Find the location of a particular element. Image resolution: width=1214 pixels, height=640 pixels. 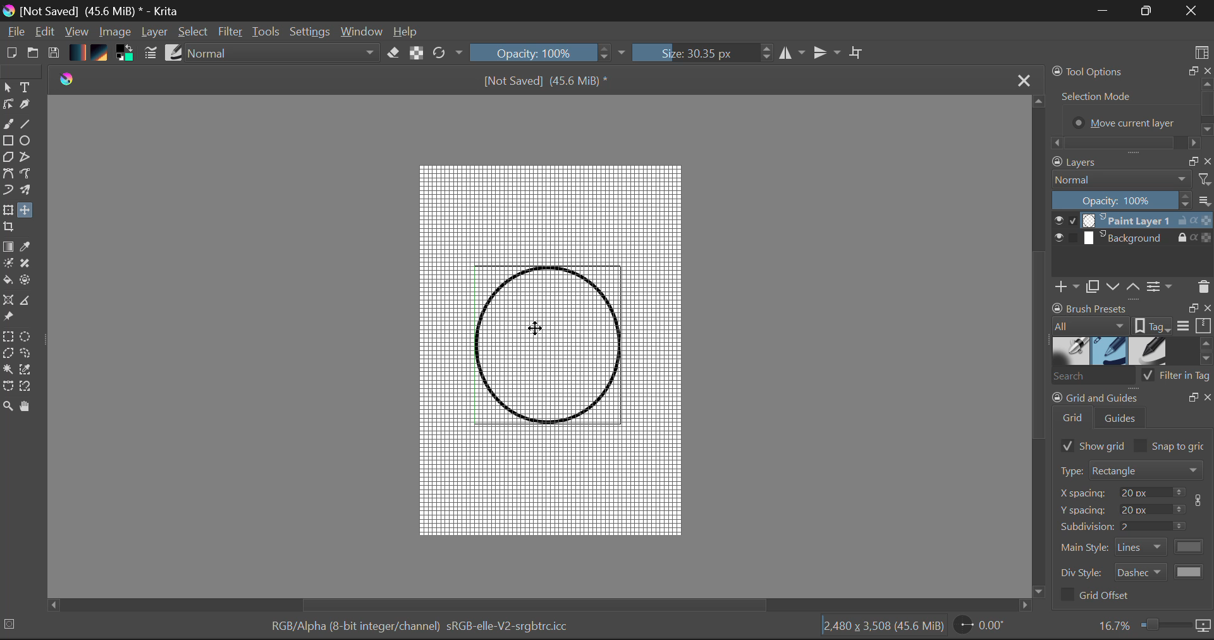

Choose Workspace is located at coordinates (1203, 51).